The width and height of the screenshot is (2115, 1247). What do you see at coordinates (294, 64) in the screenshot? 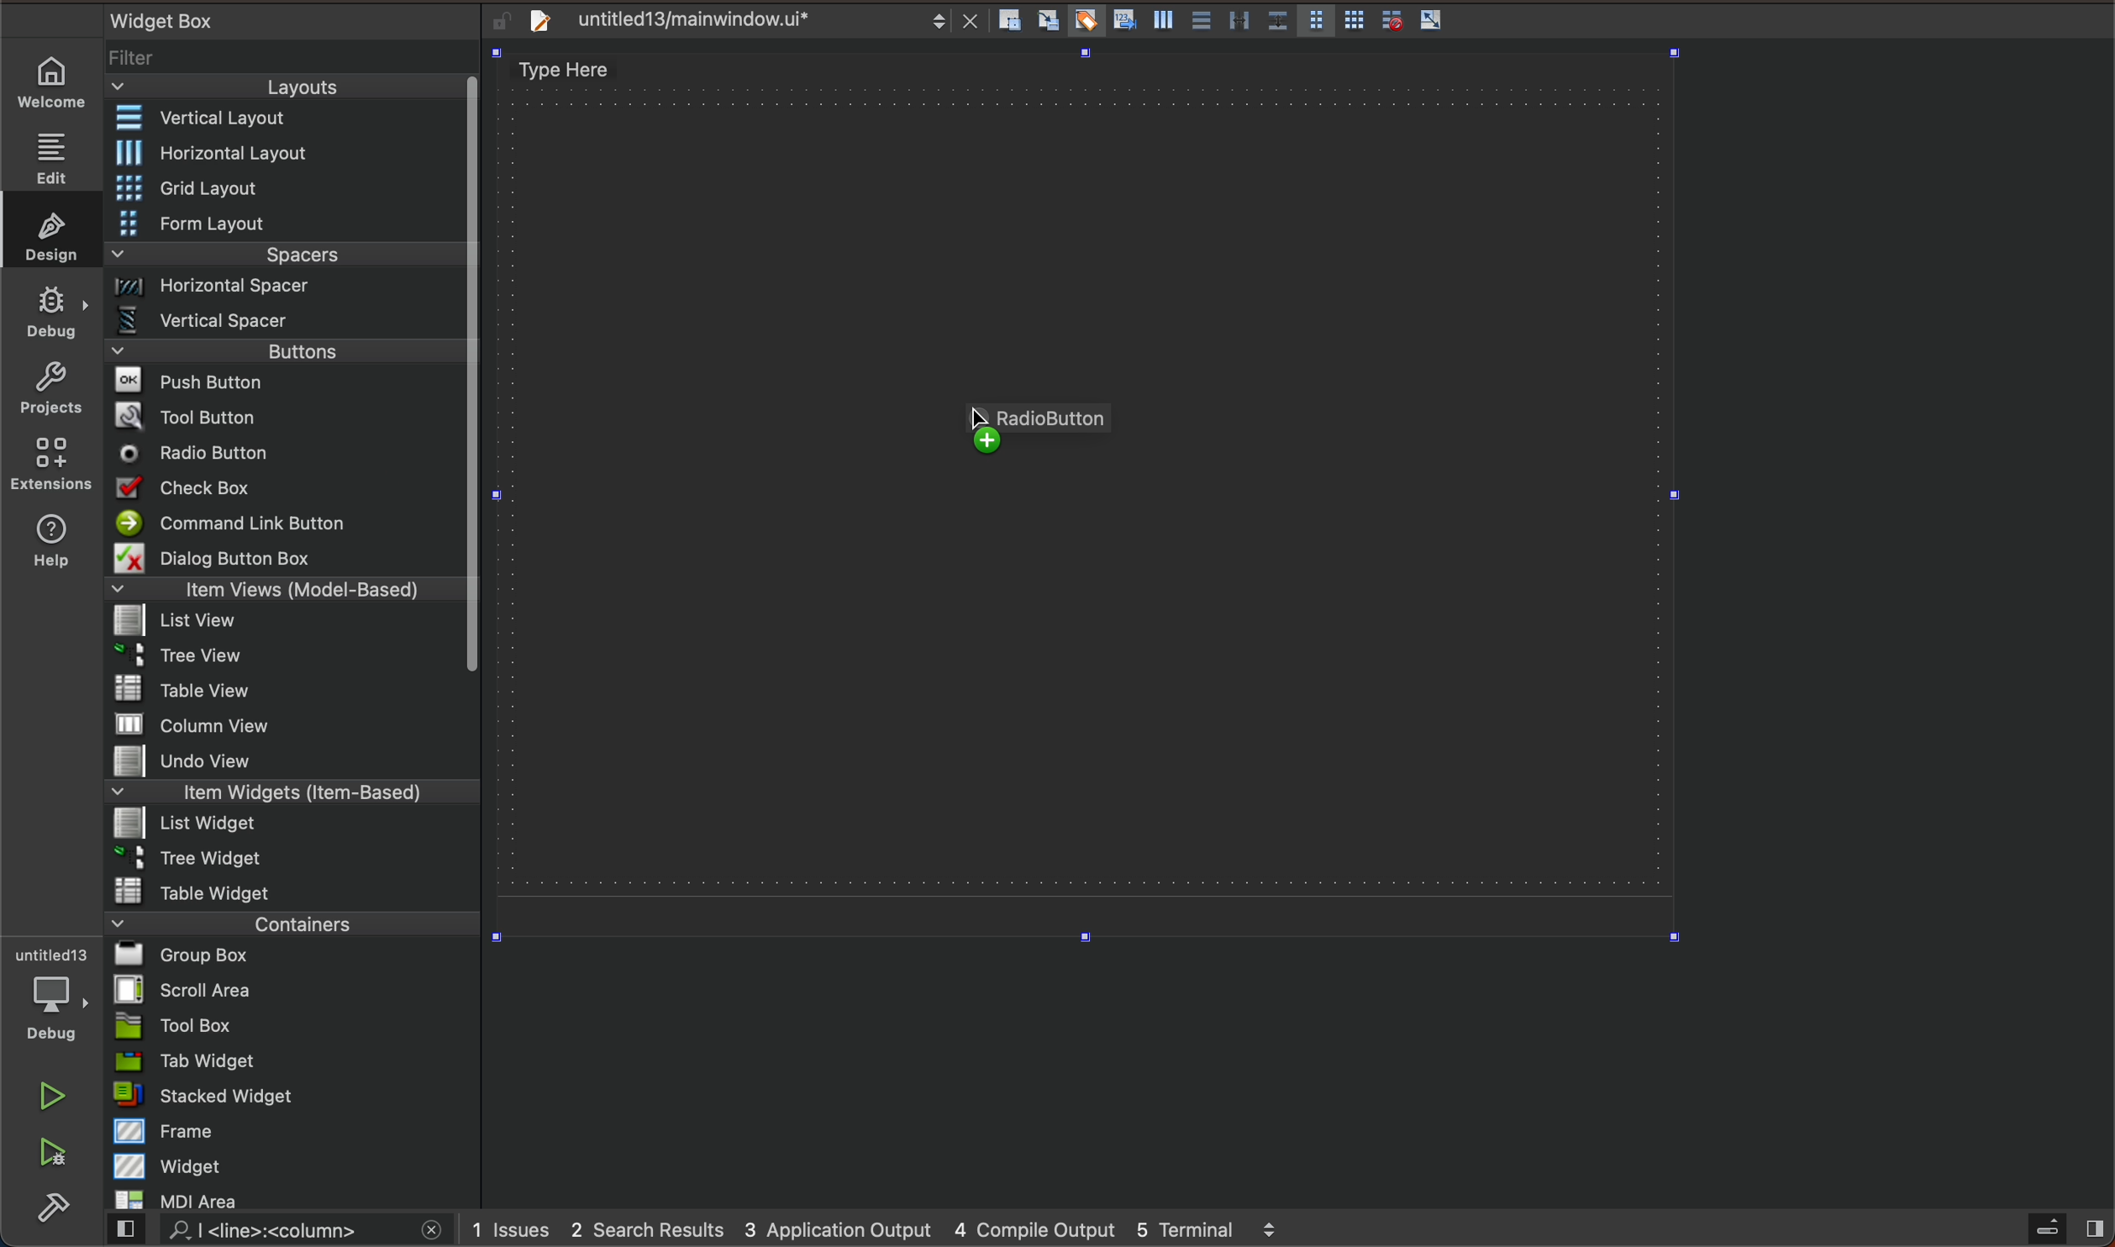
I see `filter` at bounding box center [294, 64].